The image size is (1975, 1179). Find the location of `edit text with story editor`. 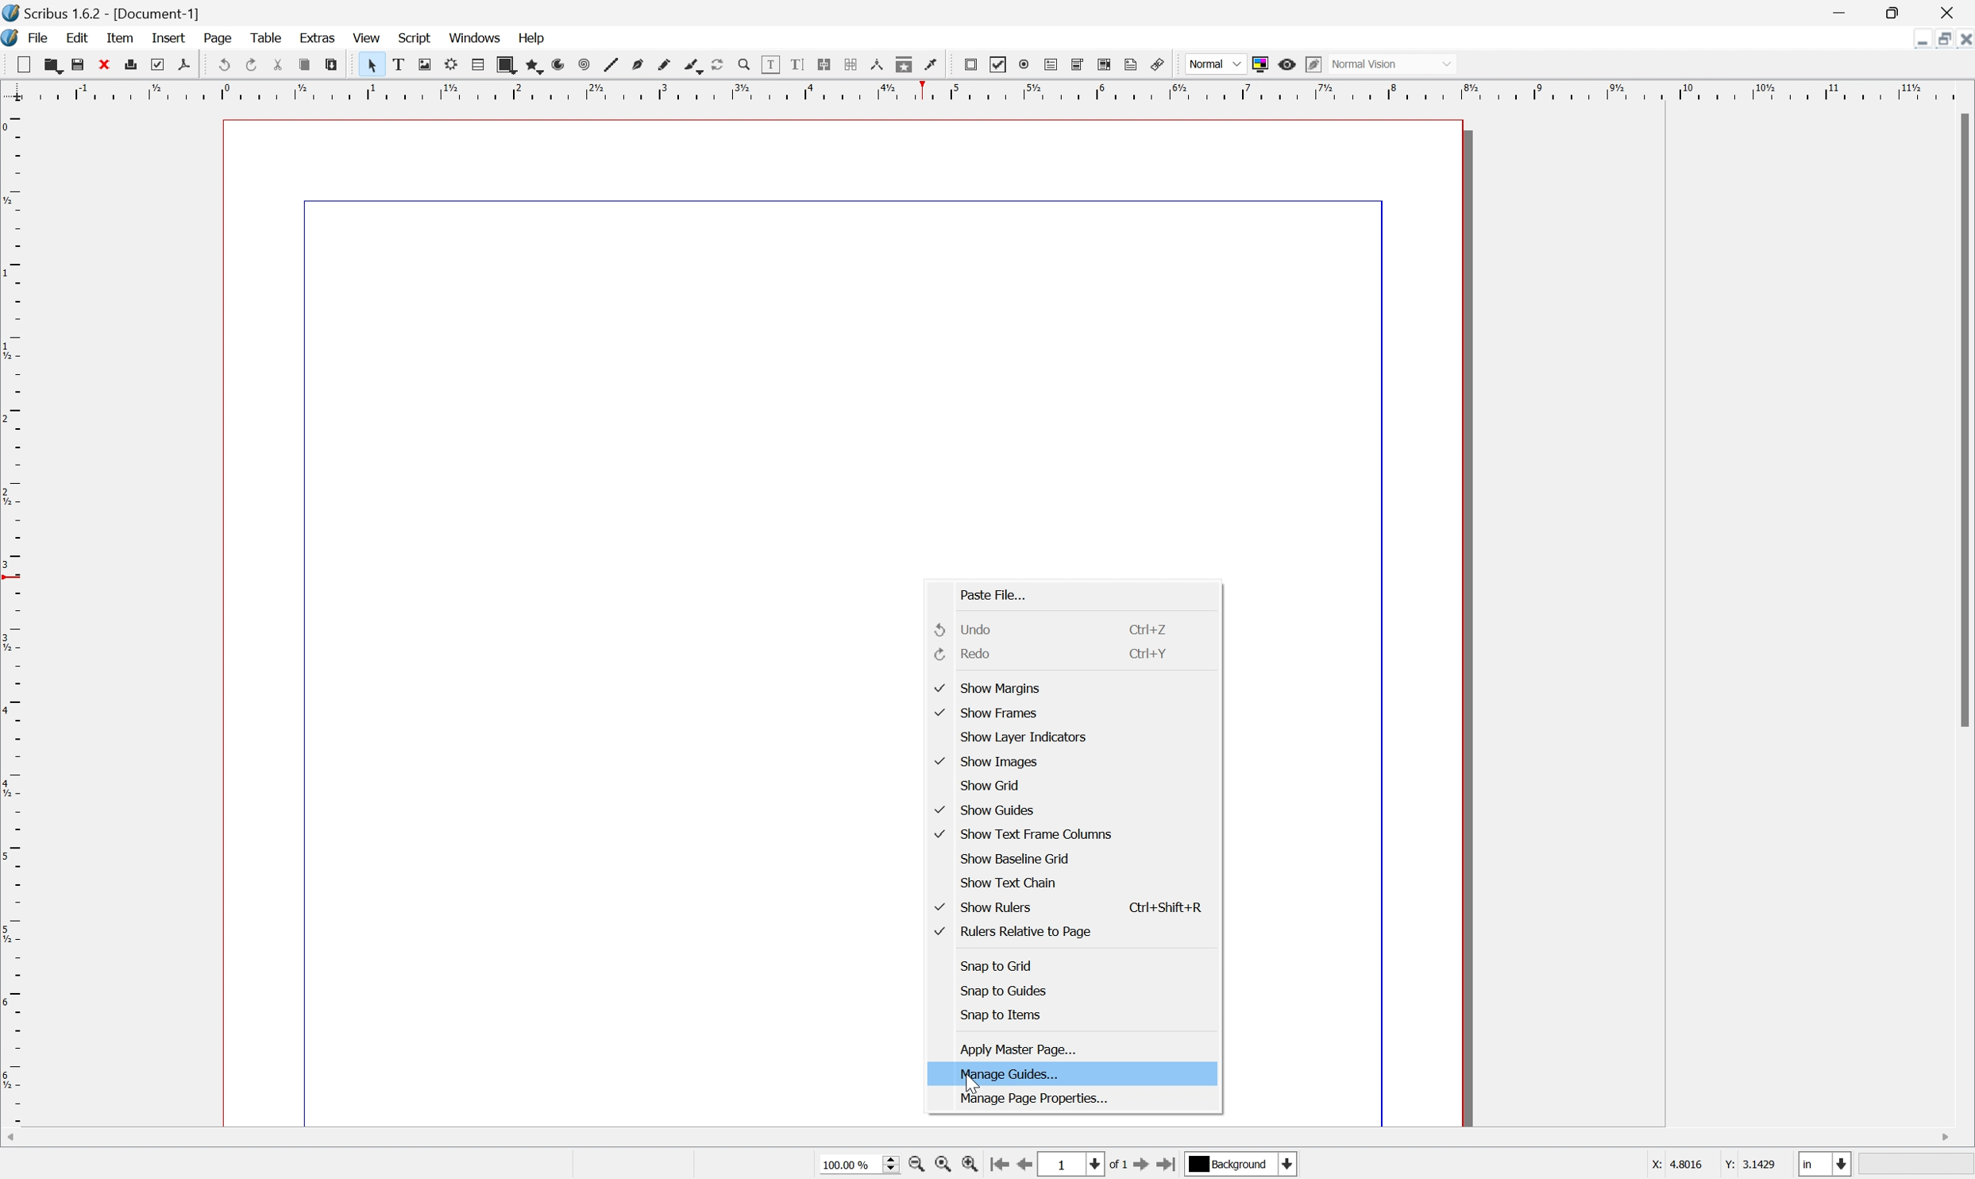

edit text with story editor is located at coordinates (799, 64).